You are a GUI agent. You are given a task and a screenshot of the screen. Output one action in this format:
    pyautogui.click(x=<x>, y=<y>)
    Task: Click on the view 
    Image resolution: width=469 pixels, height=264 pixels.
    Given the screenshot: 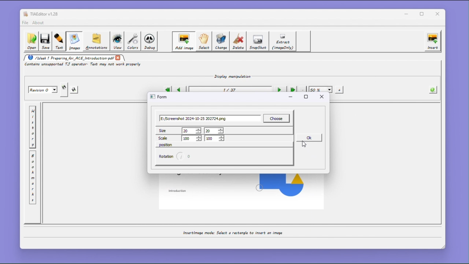 What is the action you would take?
    pyautogui.click(x=117, y=41)
    